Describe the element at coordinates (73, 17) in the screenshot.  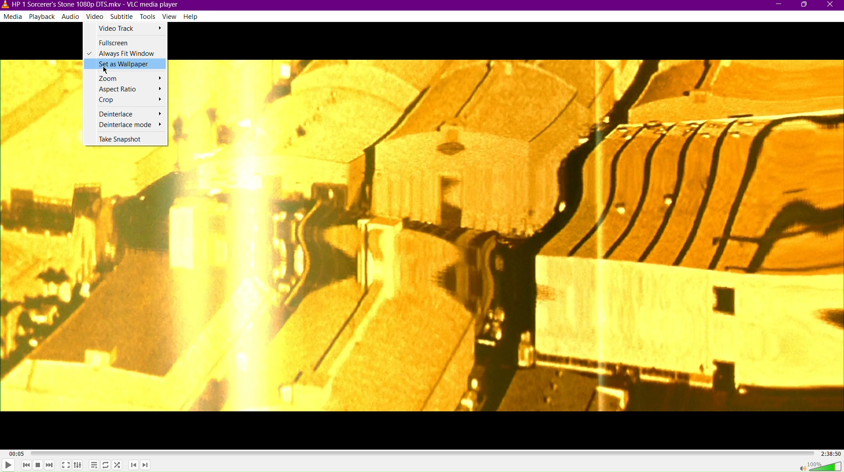
I see `Audio` at that location.